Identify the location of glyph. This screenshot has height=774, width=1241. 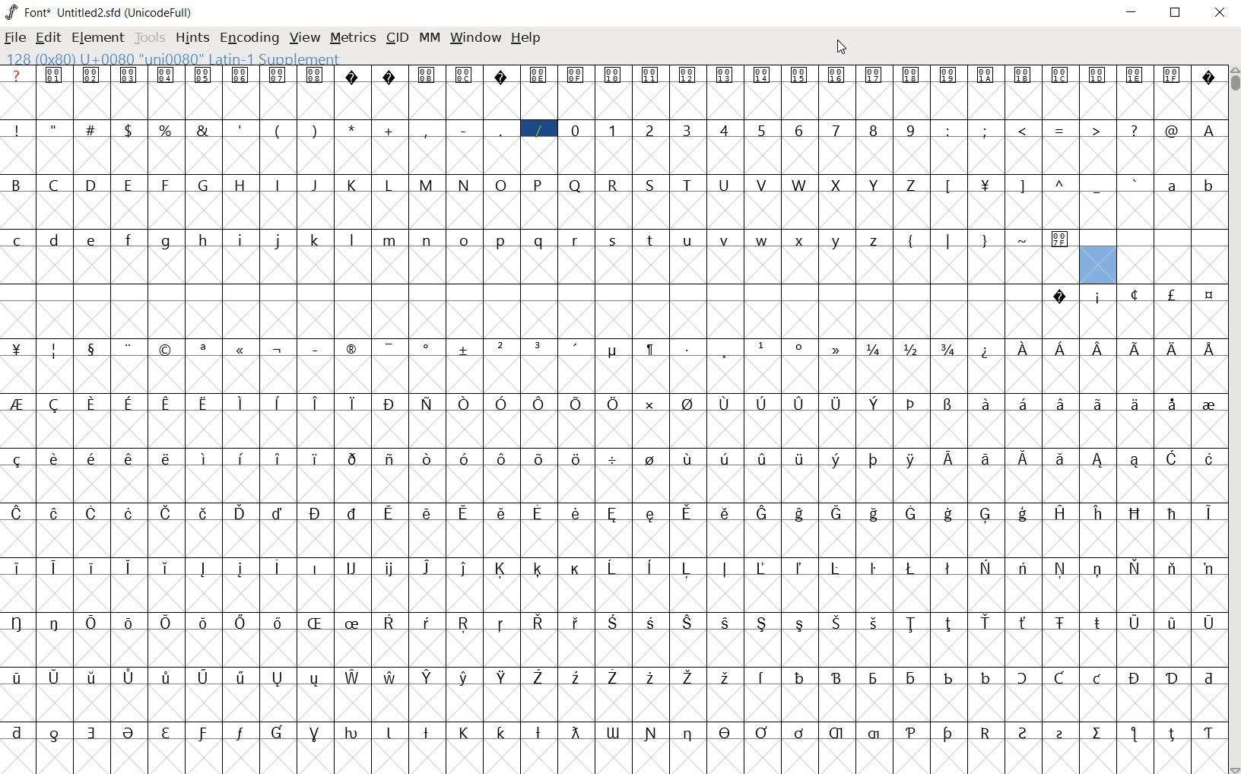
(54, 514).